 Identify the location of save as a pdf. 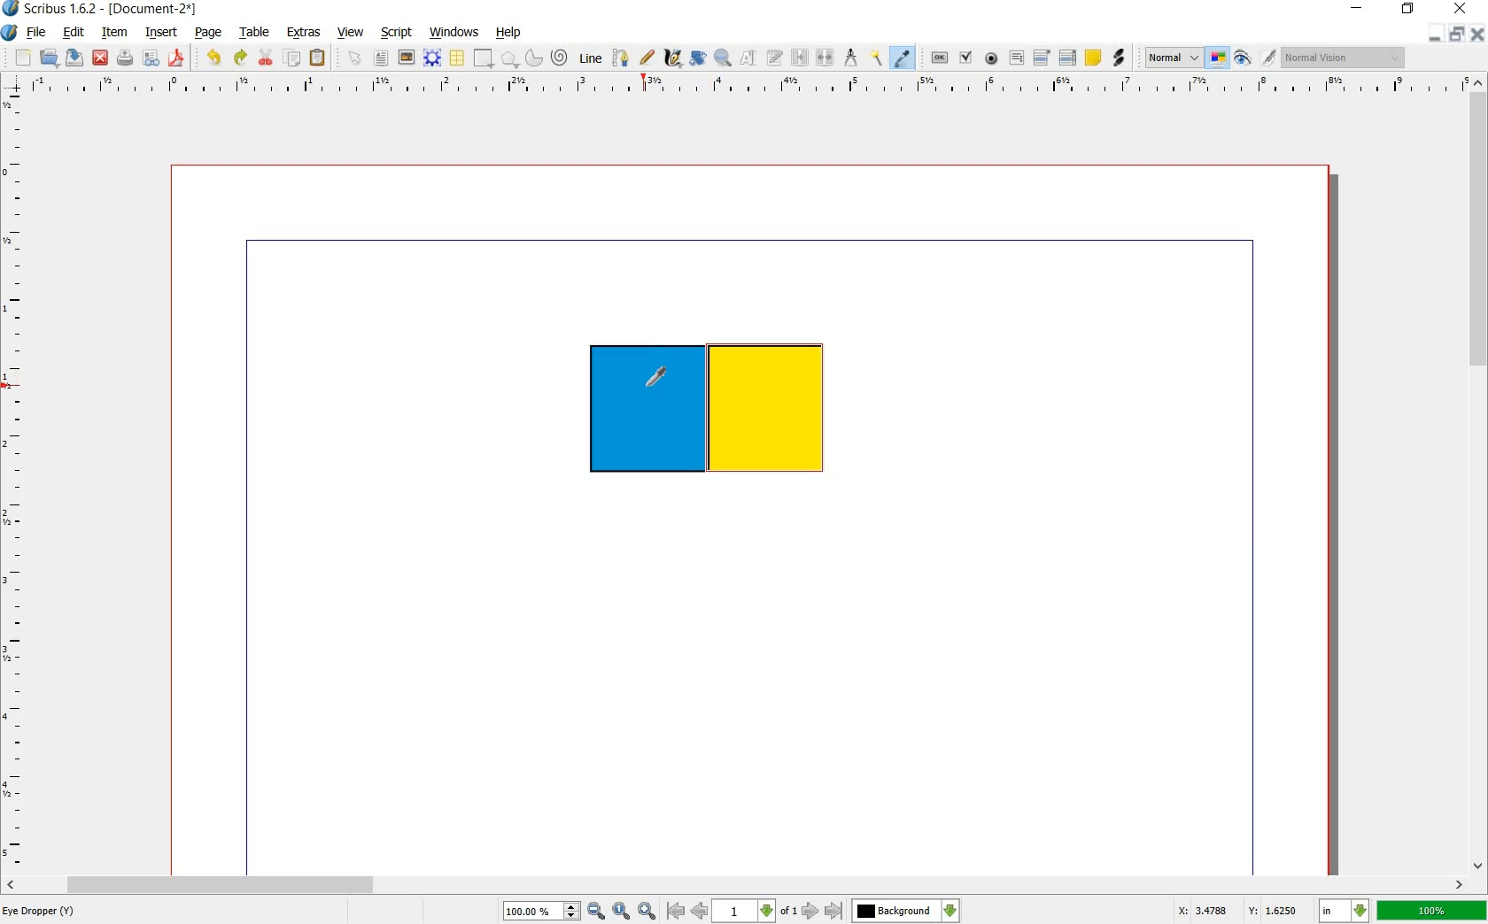
(176, 58).